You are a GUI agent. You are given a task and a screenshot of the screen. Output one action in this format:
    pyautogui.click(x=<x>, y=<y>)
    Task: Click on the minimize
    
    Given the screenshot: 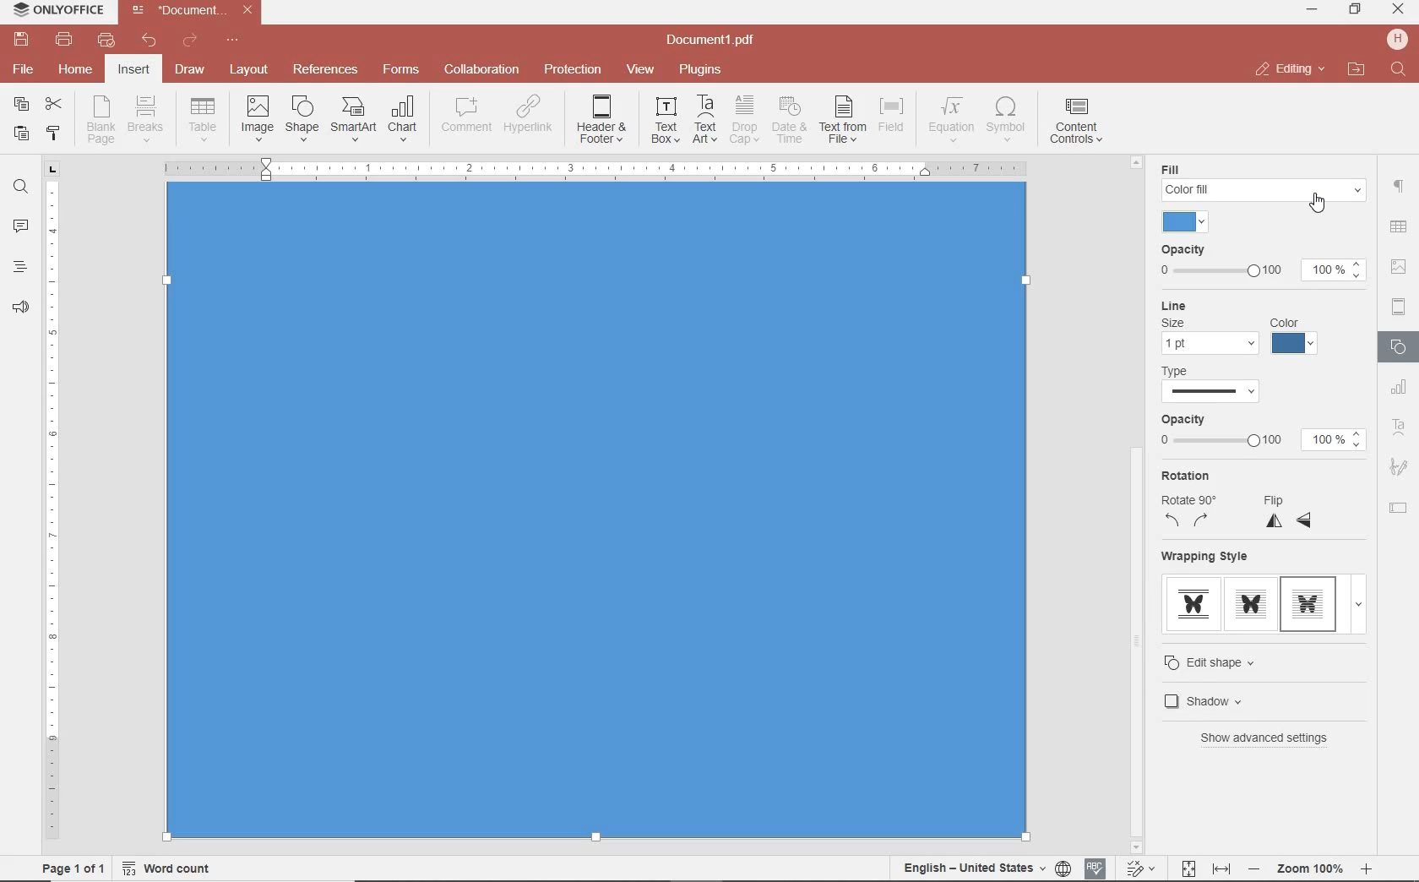 What is the action you would take?
    pyautogui.click(x=1313, y=9)
    